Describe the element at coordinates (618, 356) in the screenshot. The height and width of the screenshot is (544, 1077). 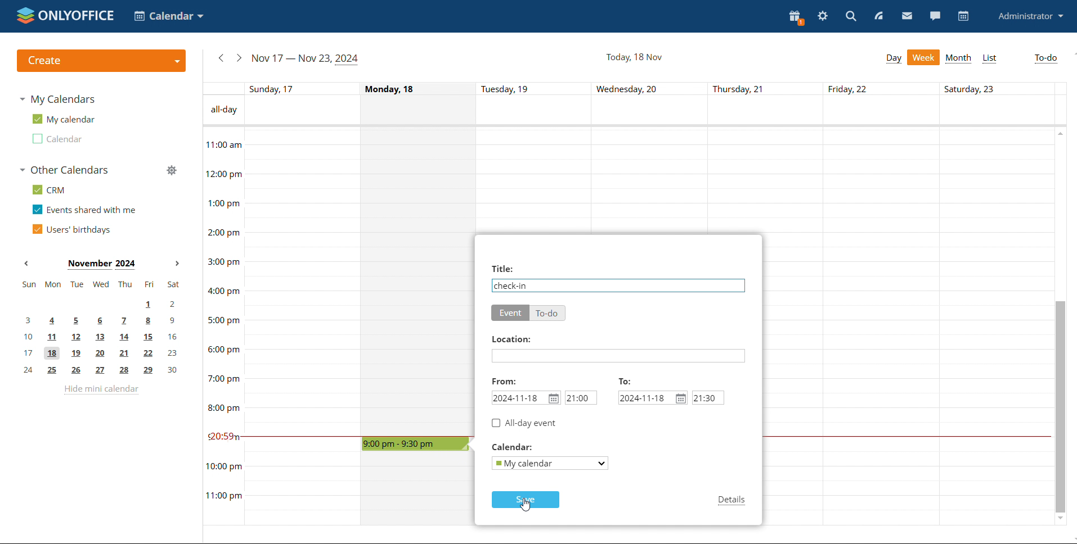
I see `add location` at that location.